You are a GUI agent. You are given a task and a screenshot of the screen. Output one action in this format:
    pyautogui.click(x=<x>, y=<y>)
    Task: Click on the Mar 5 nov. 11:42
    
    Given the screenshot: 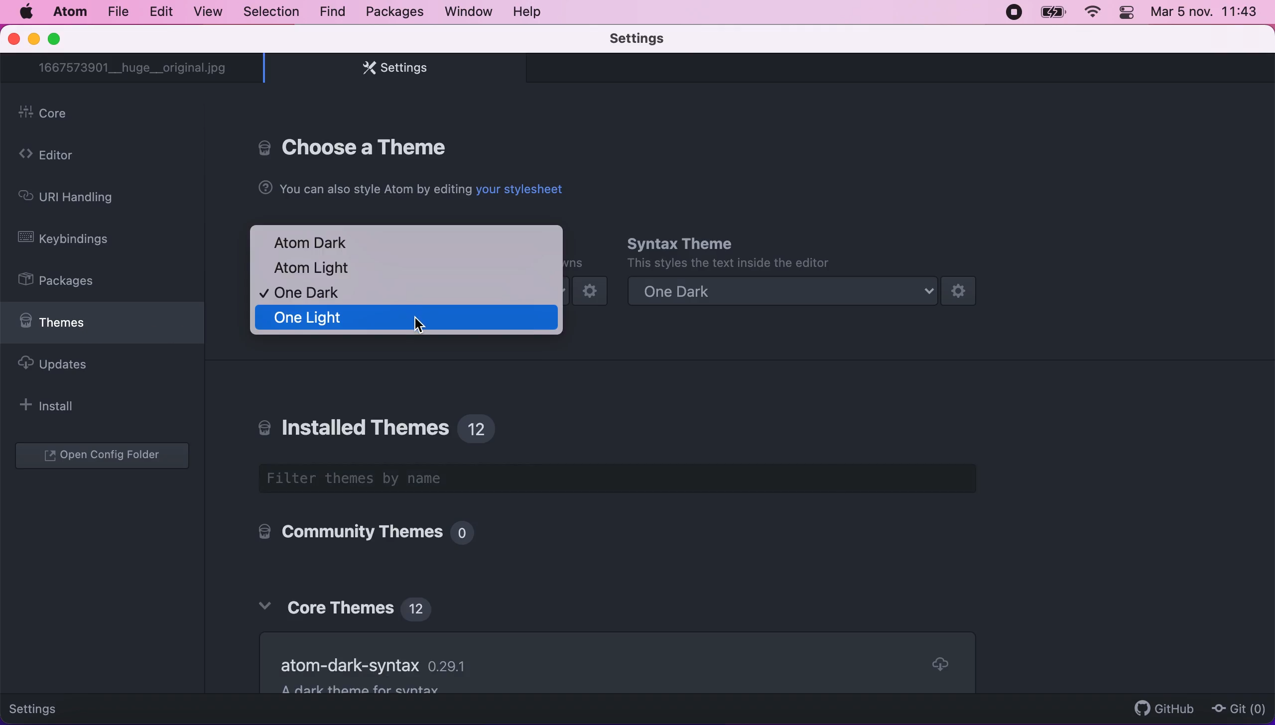 What is the action you would take?
    pyautogui.click(x=1206, y=14)
    